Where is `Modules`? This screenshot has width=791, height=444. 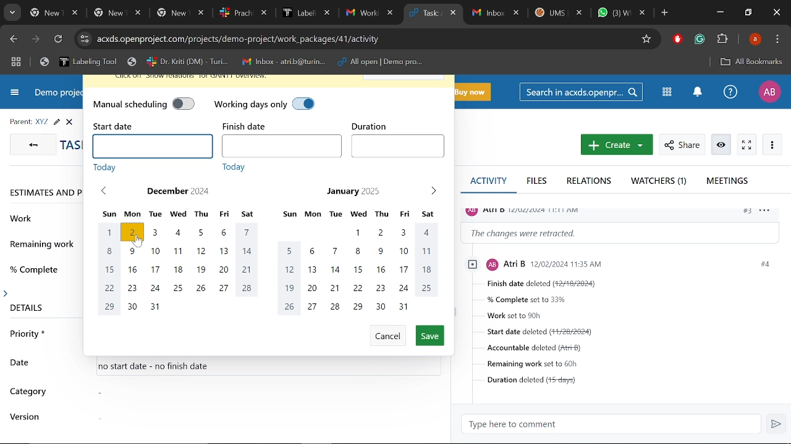 Modules is located at coordinates (667, 93).